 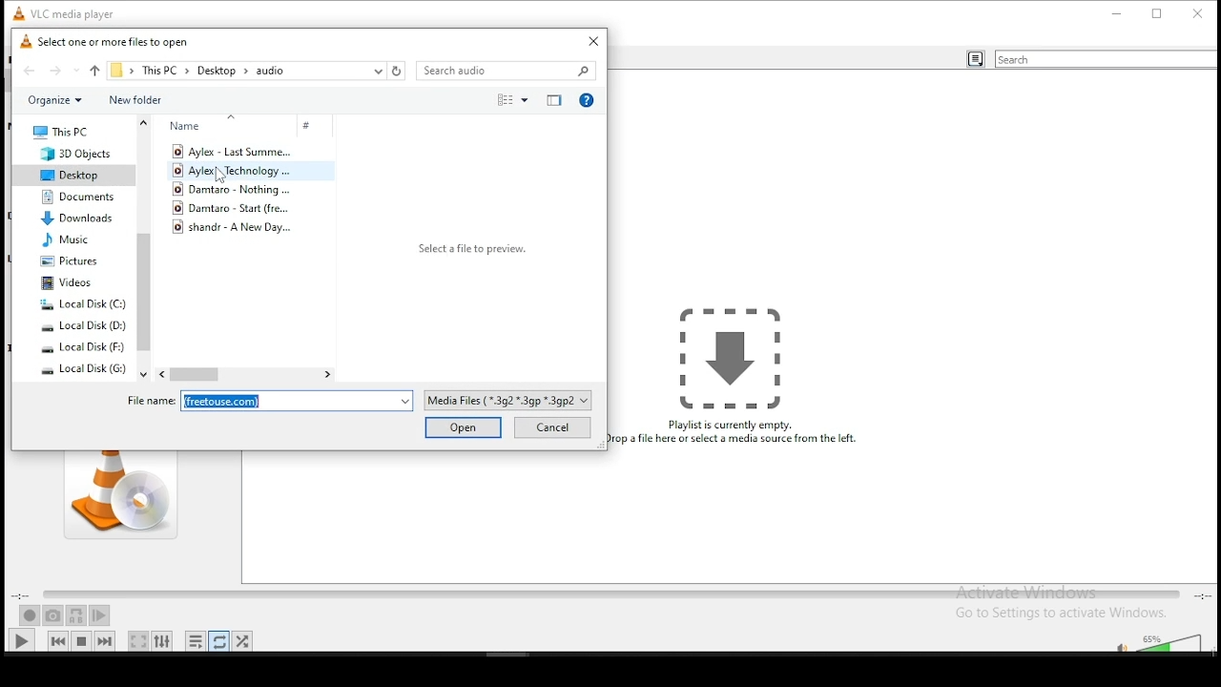 I want to click on volume, so click(x=1173, y=642).